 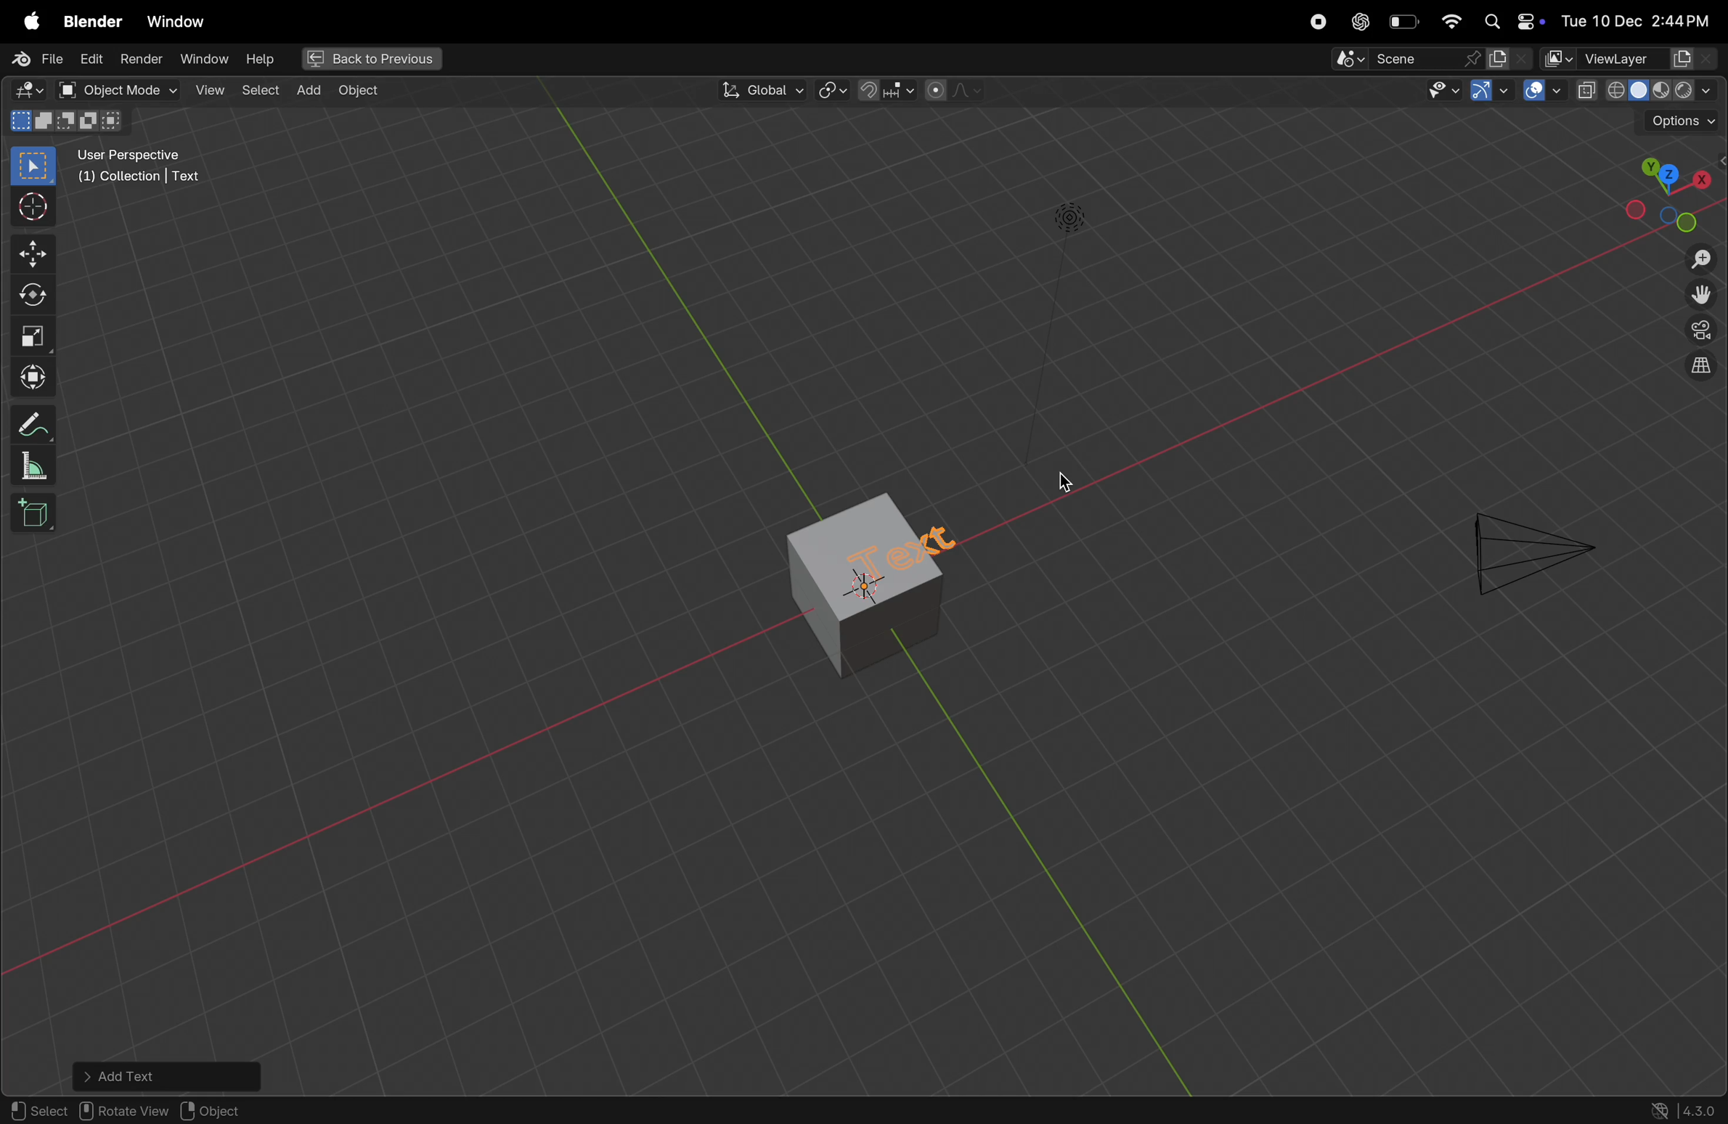 I want to click on File, so click(x=39, y=58).